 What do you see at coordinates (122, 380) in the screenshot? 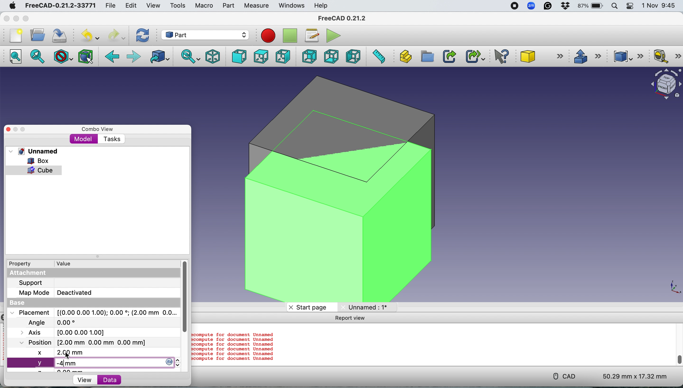
I see `Data` at bounding box center [122, 380].